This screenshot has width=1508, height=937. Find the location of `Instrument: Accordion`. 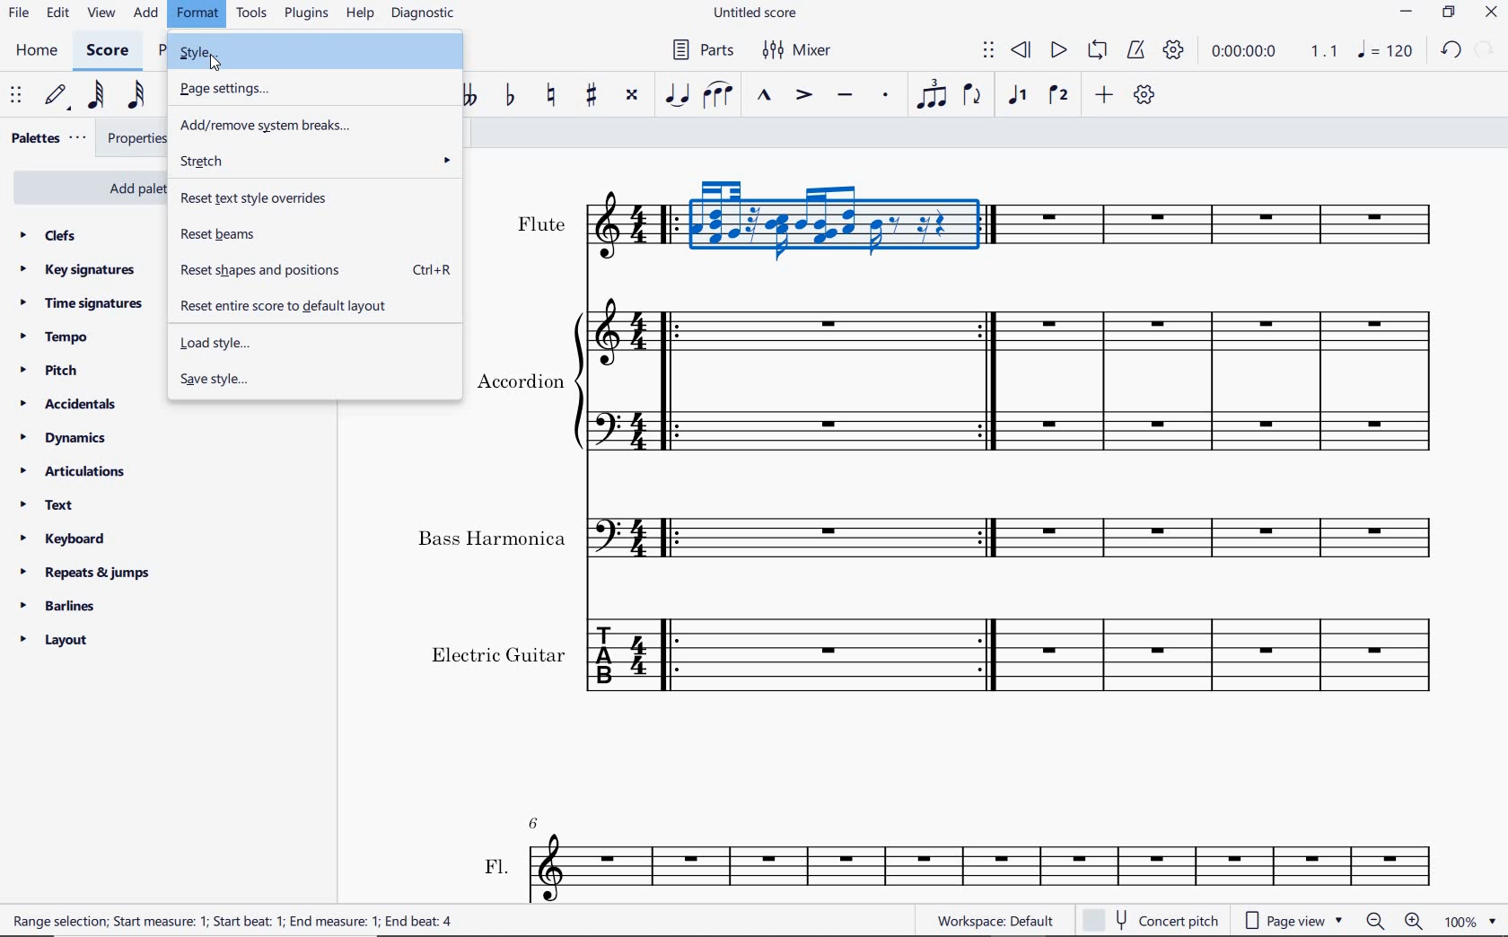

Instrument: Accordion is located at coordinates (966, 381).